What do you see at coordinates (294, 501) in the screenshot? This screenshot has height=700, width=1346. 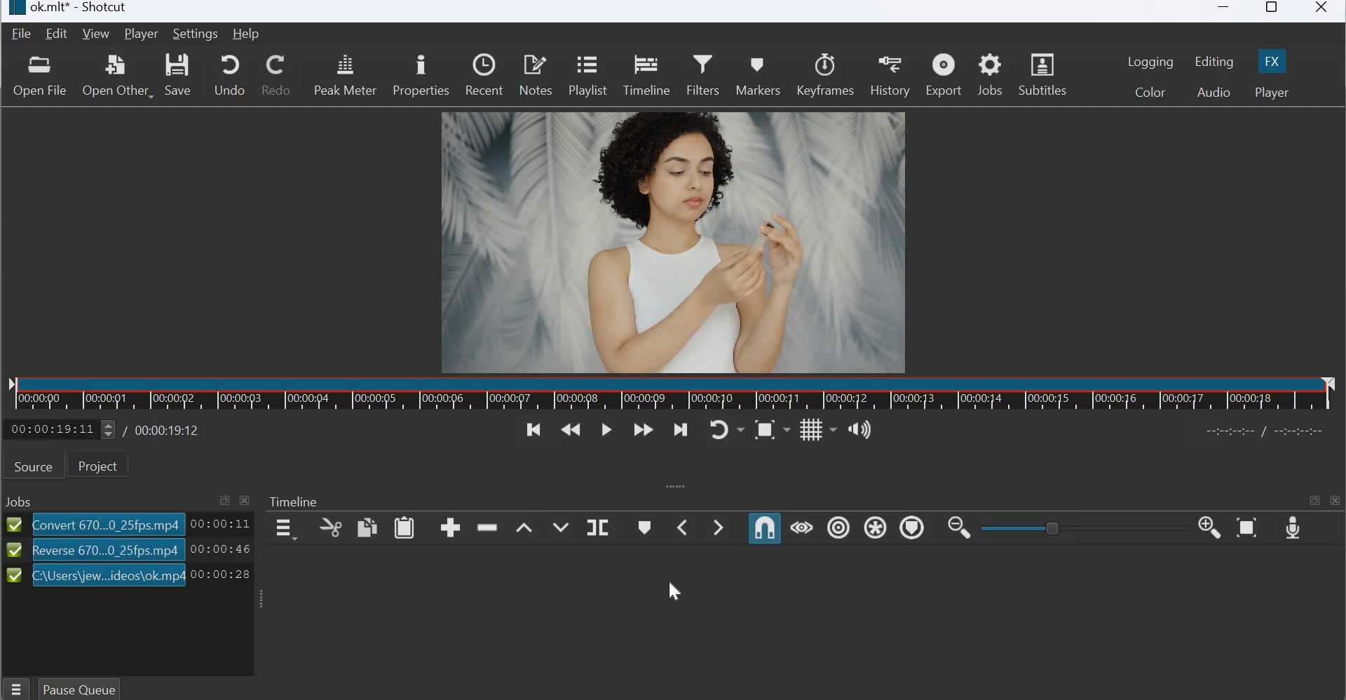 I see `Timeline` at bounding box center [294, 501].